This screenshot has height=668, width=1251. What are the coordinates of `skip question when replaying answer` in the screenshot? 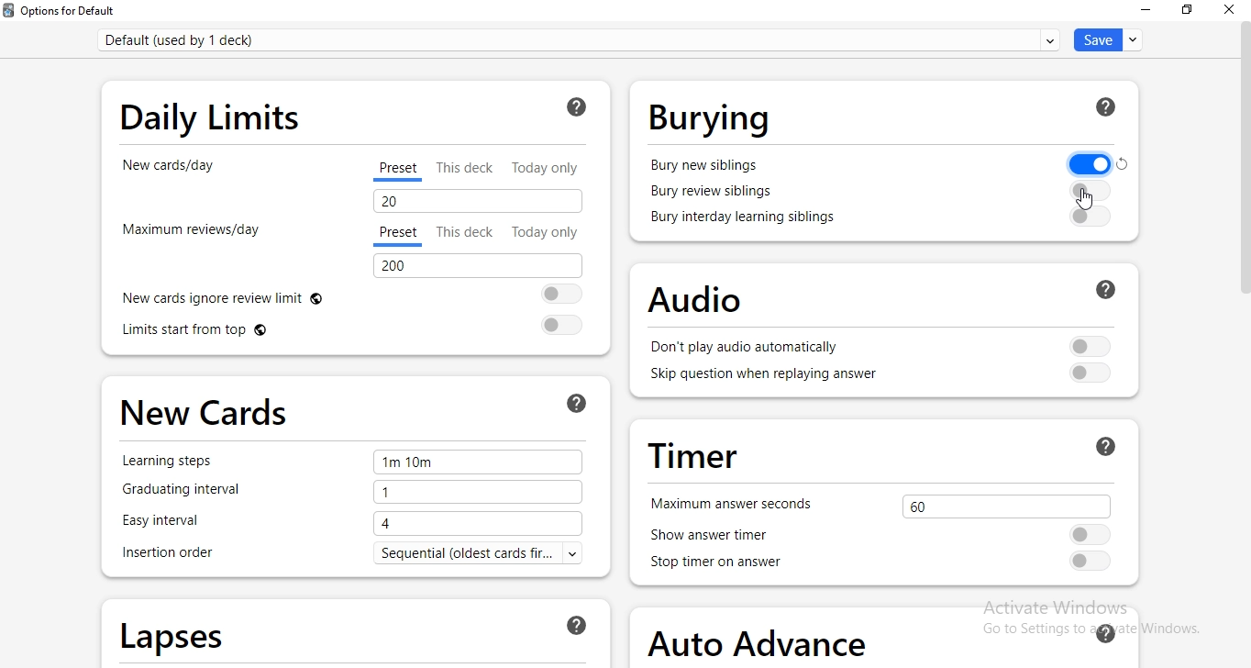 It's located at (756, 379).